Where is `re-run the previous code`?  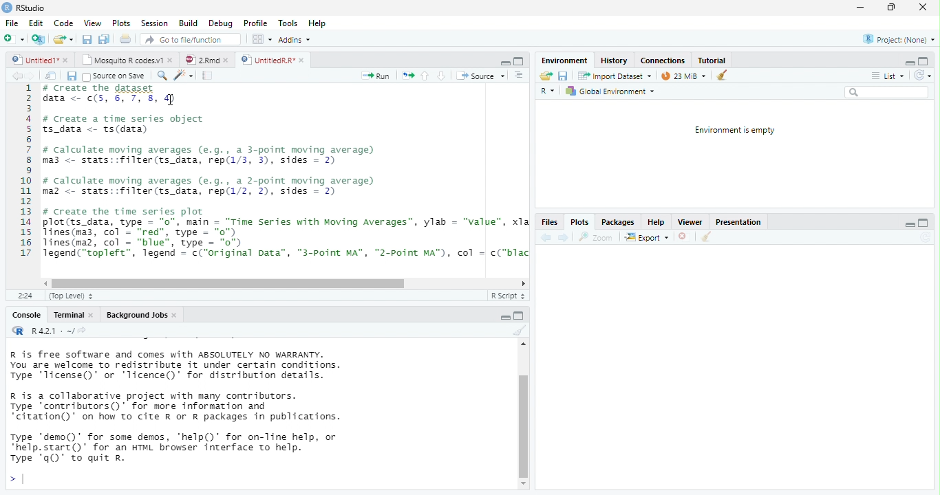 re-run the previous code is located at coordinates (408, 76).